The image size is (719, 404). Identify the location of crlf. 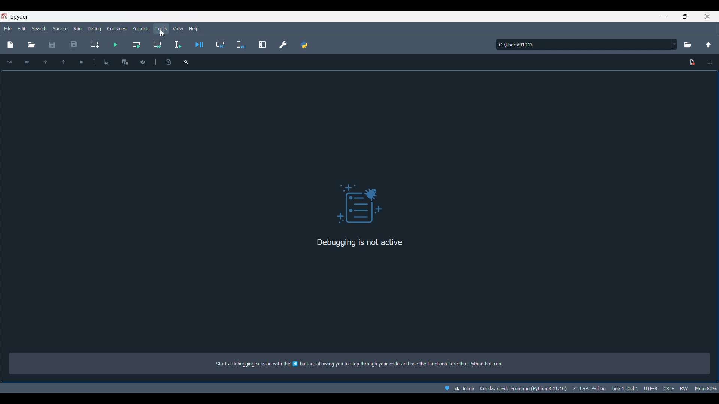
(668, 388).